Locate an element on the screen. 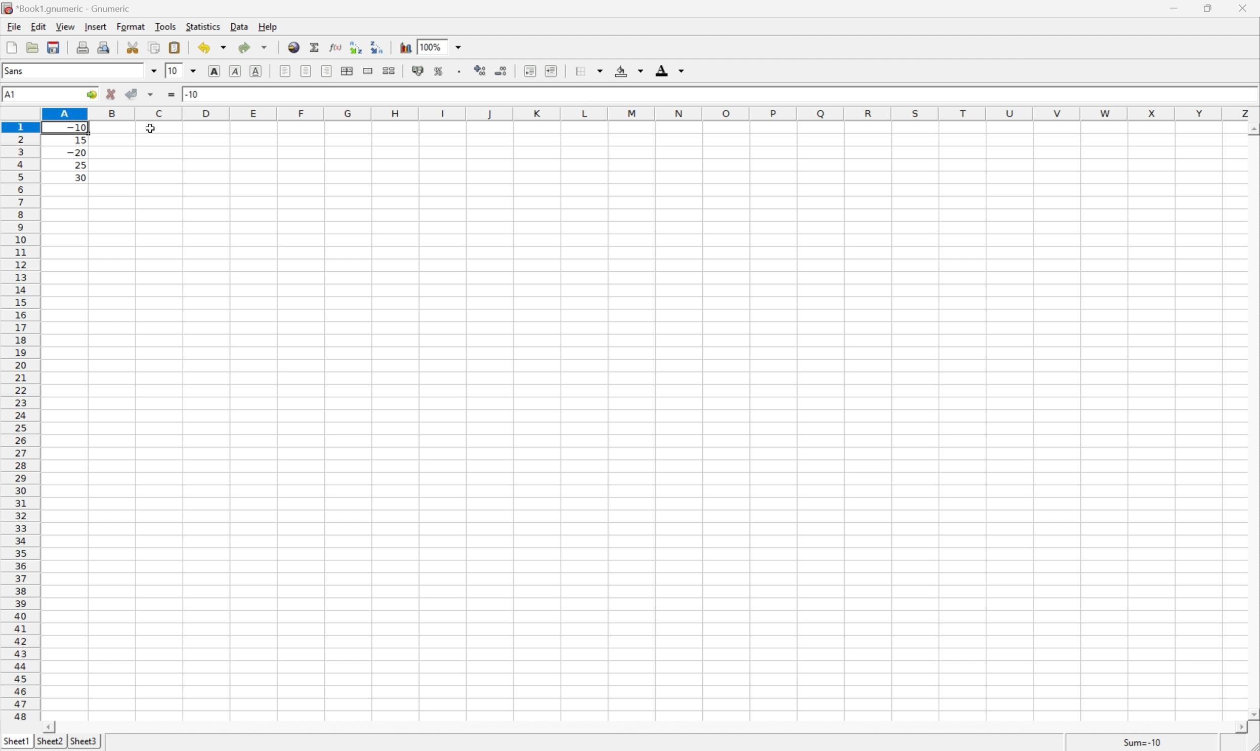  25 is located at coordinates (79, 165).